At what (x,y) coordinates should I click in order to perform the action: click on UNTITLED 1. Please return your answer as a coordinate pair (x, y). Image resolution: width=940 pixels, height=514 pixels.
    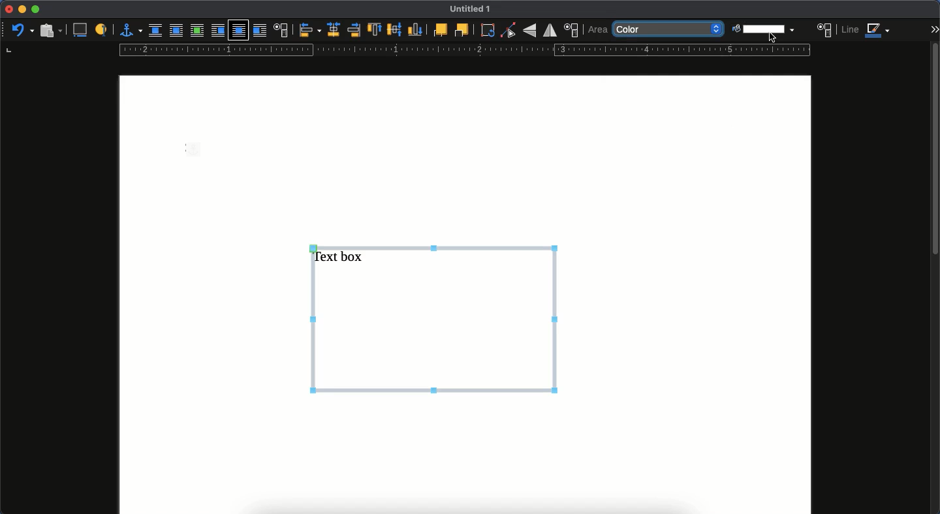
    Looking at the image, I should click on (475, 10).